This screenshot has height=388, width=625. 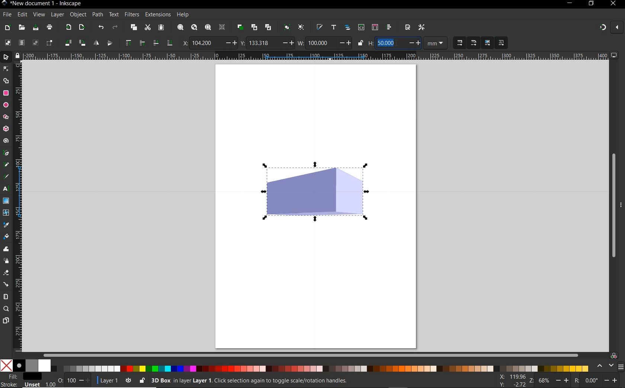 What do you see at coordinates (288, 379) in the screenshot?
I see `no objects selected` at bounding box center [288, 379].